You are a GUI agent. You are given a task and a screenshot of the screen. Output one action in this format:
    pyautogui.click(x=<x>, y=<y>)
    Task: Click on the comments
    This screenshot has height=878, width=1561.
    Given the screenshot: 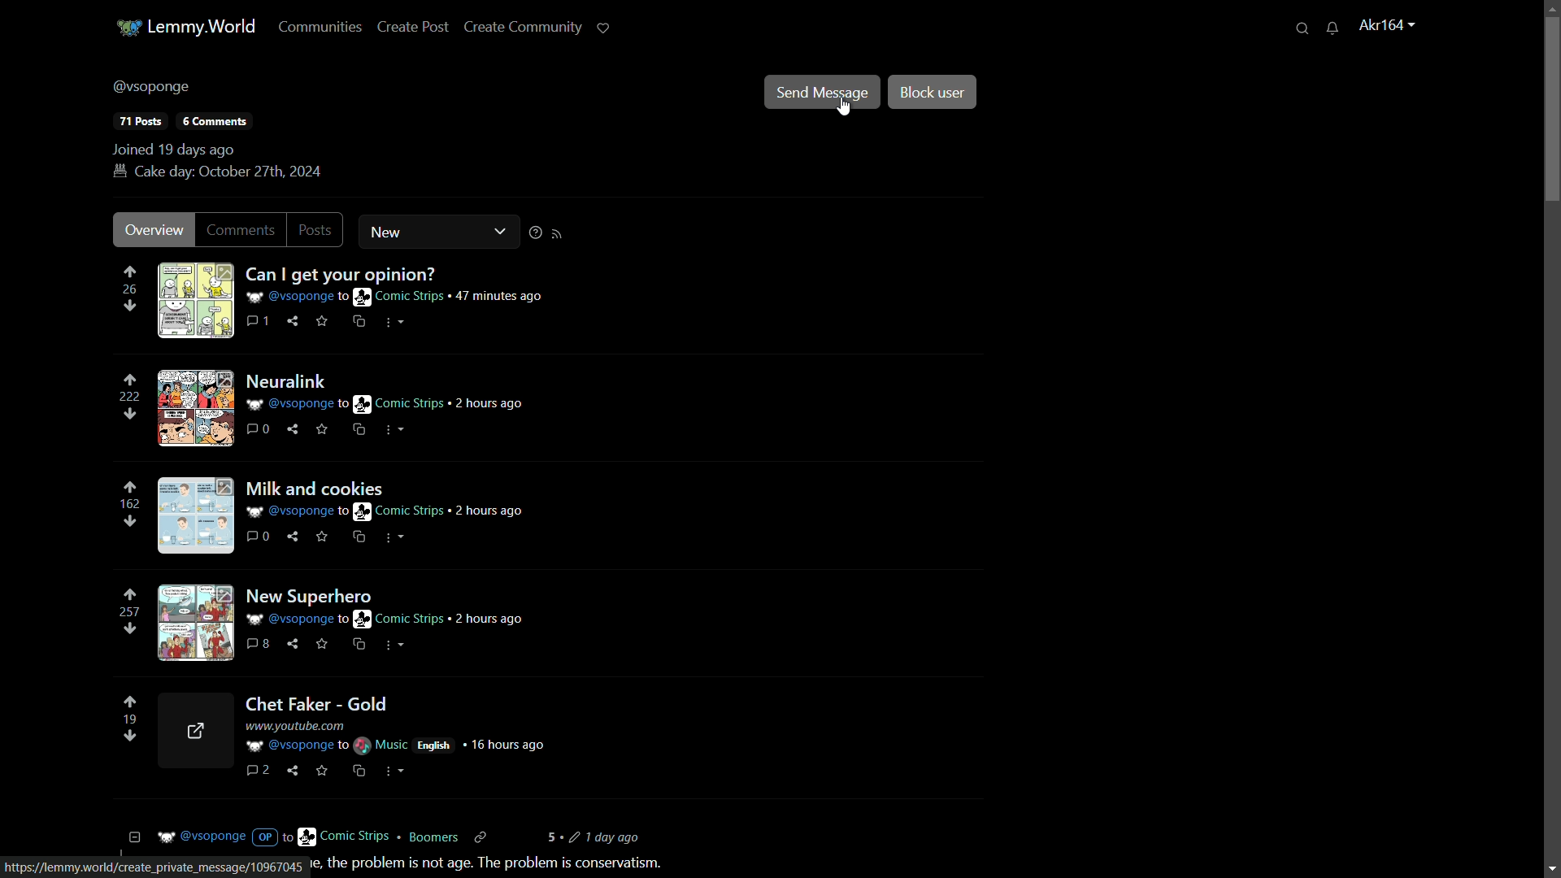 What is the action you would take?
    pyautogui.click(x=216, y=122)
    